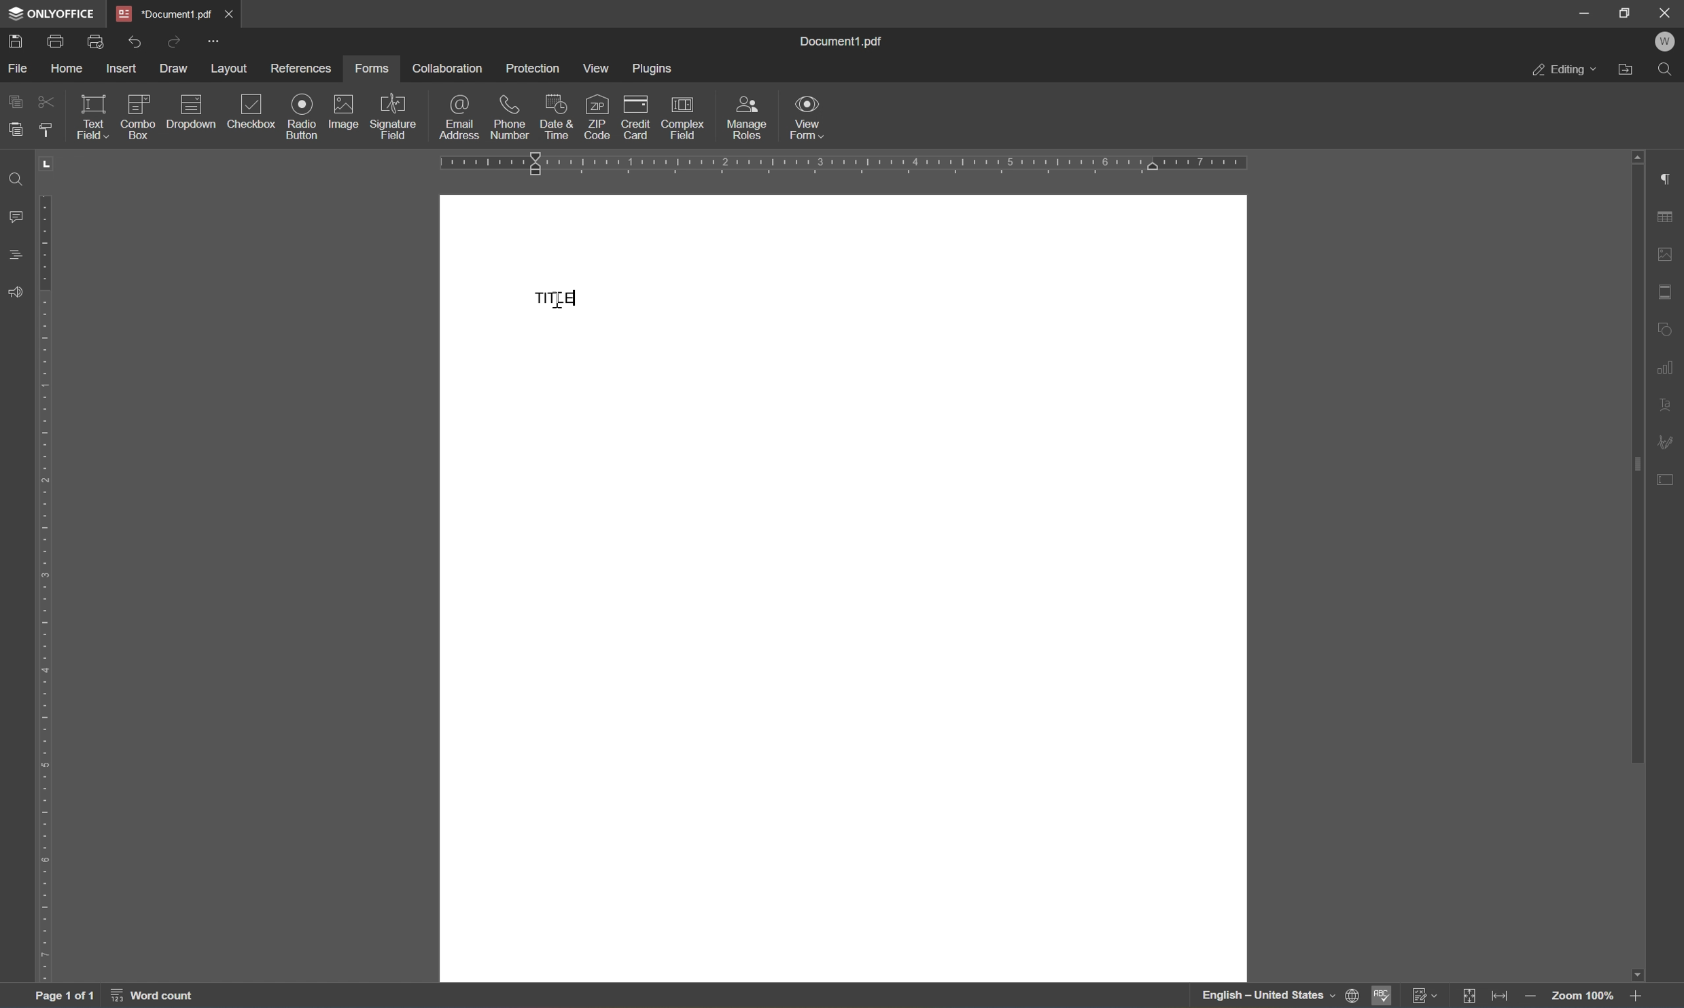 The image size is (1684, 1008). Describe the element at coordinates (156, 997) in the screenshot. I see `word count` at that location.